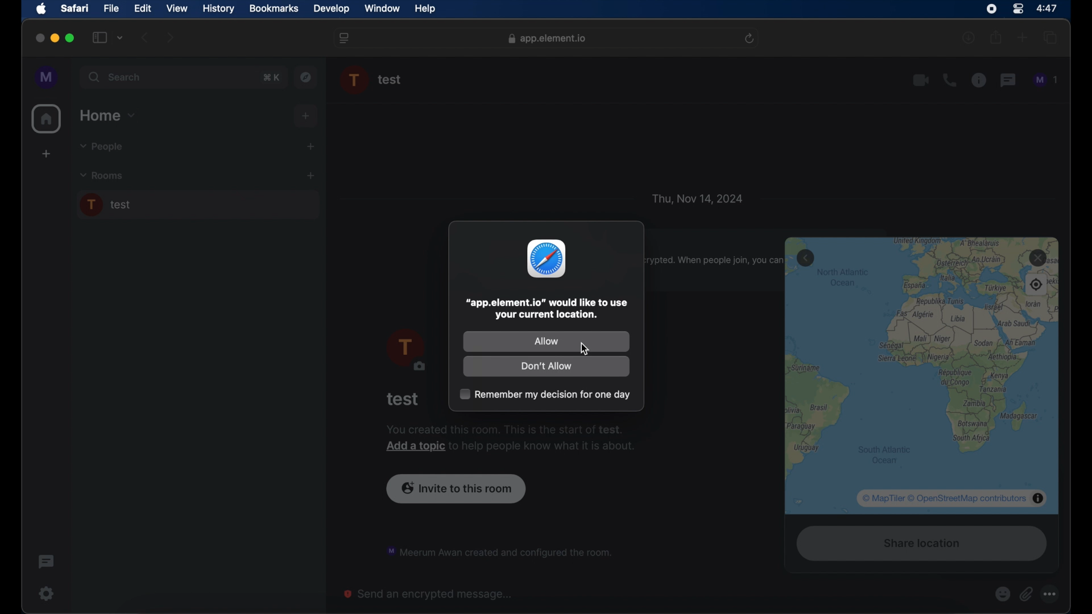 The image size is (1092, 614). What do you see at coordinates (120, 38) in the screenshot?
I see `tab group  picker` at bounding box center [120, 38].